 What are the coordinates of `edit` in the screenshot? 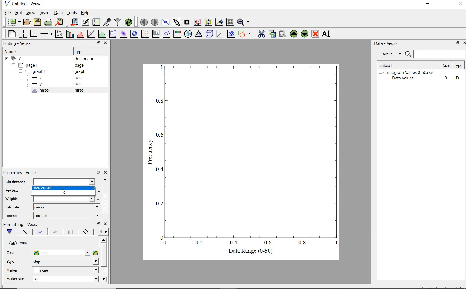 It's located at (19, 12).